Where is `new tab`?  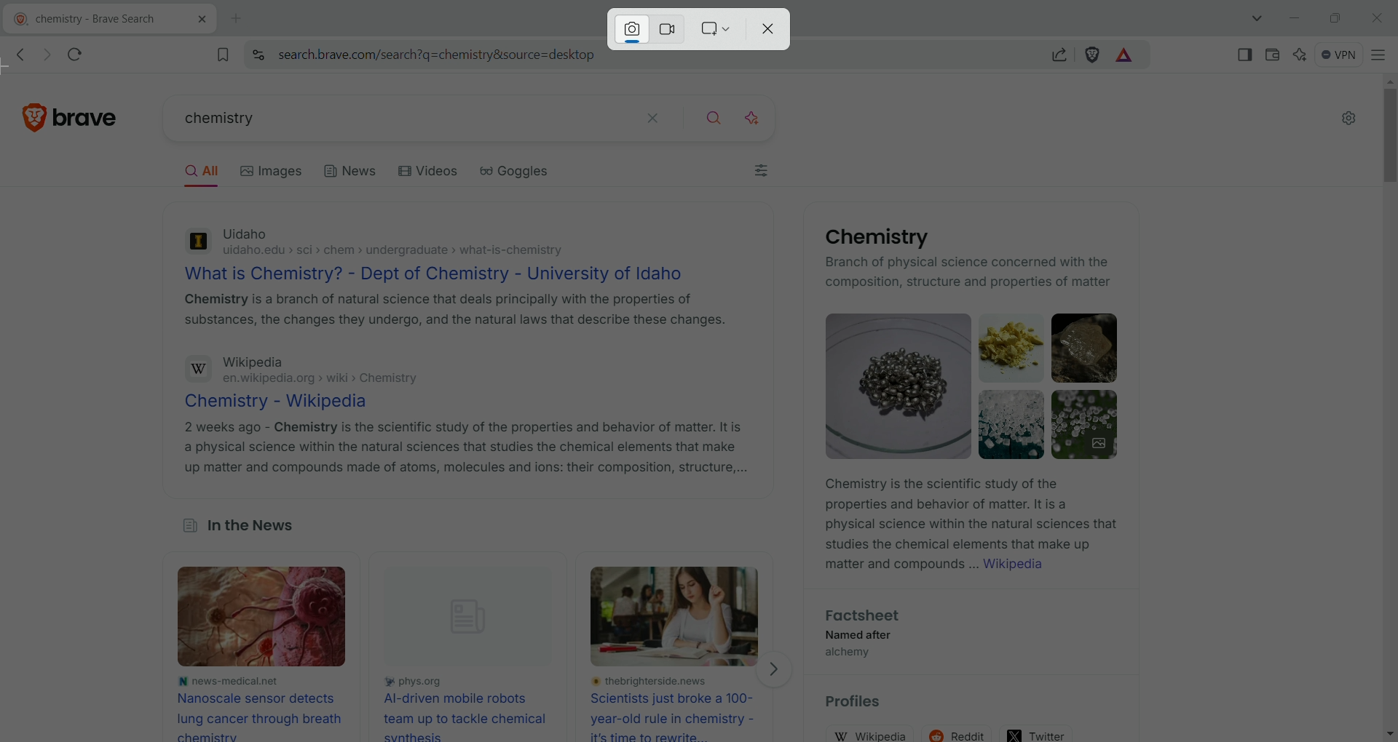 new tab is located at coordinates (237, 19).